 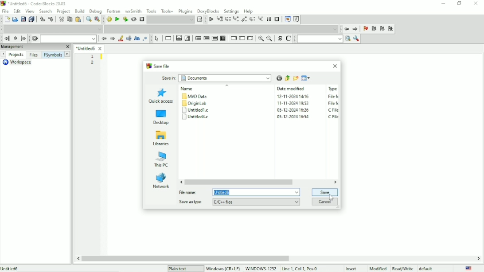 I want to click on Redo, so click(x=51, y=19).